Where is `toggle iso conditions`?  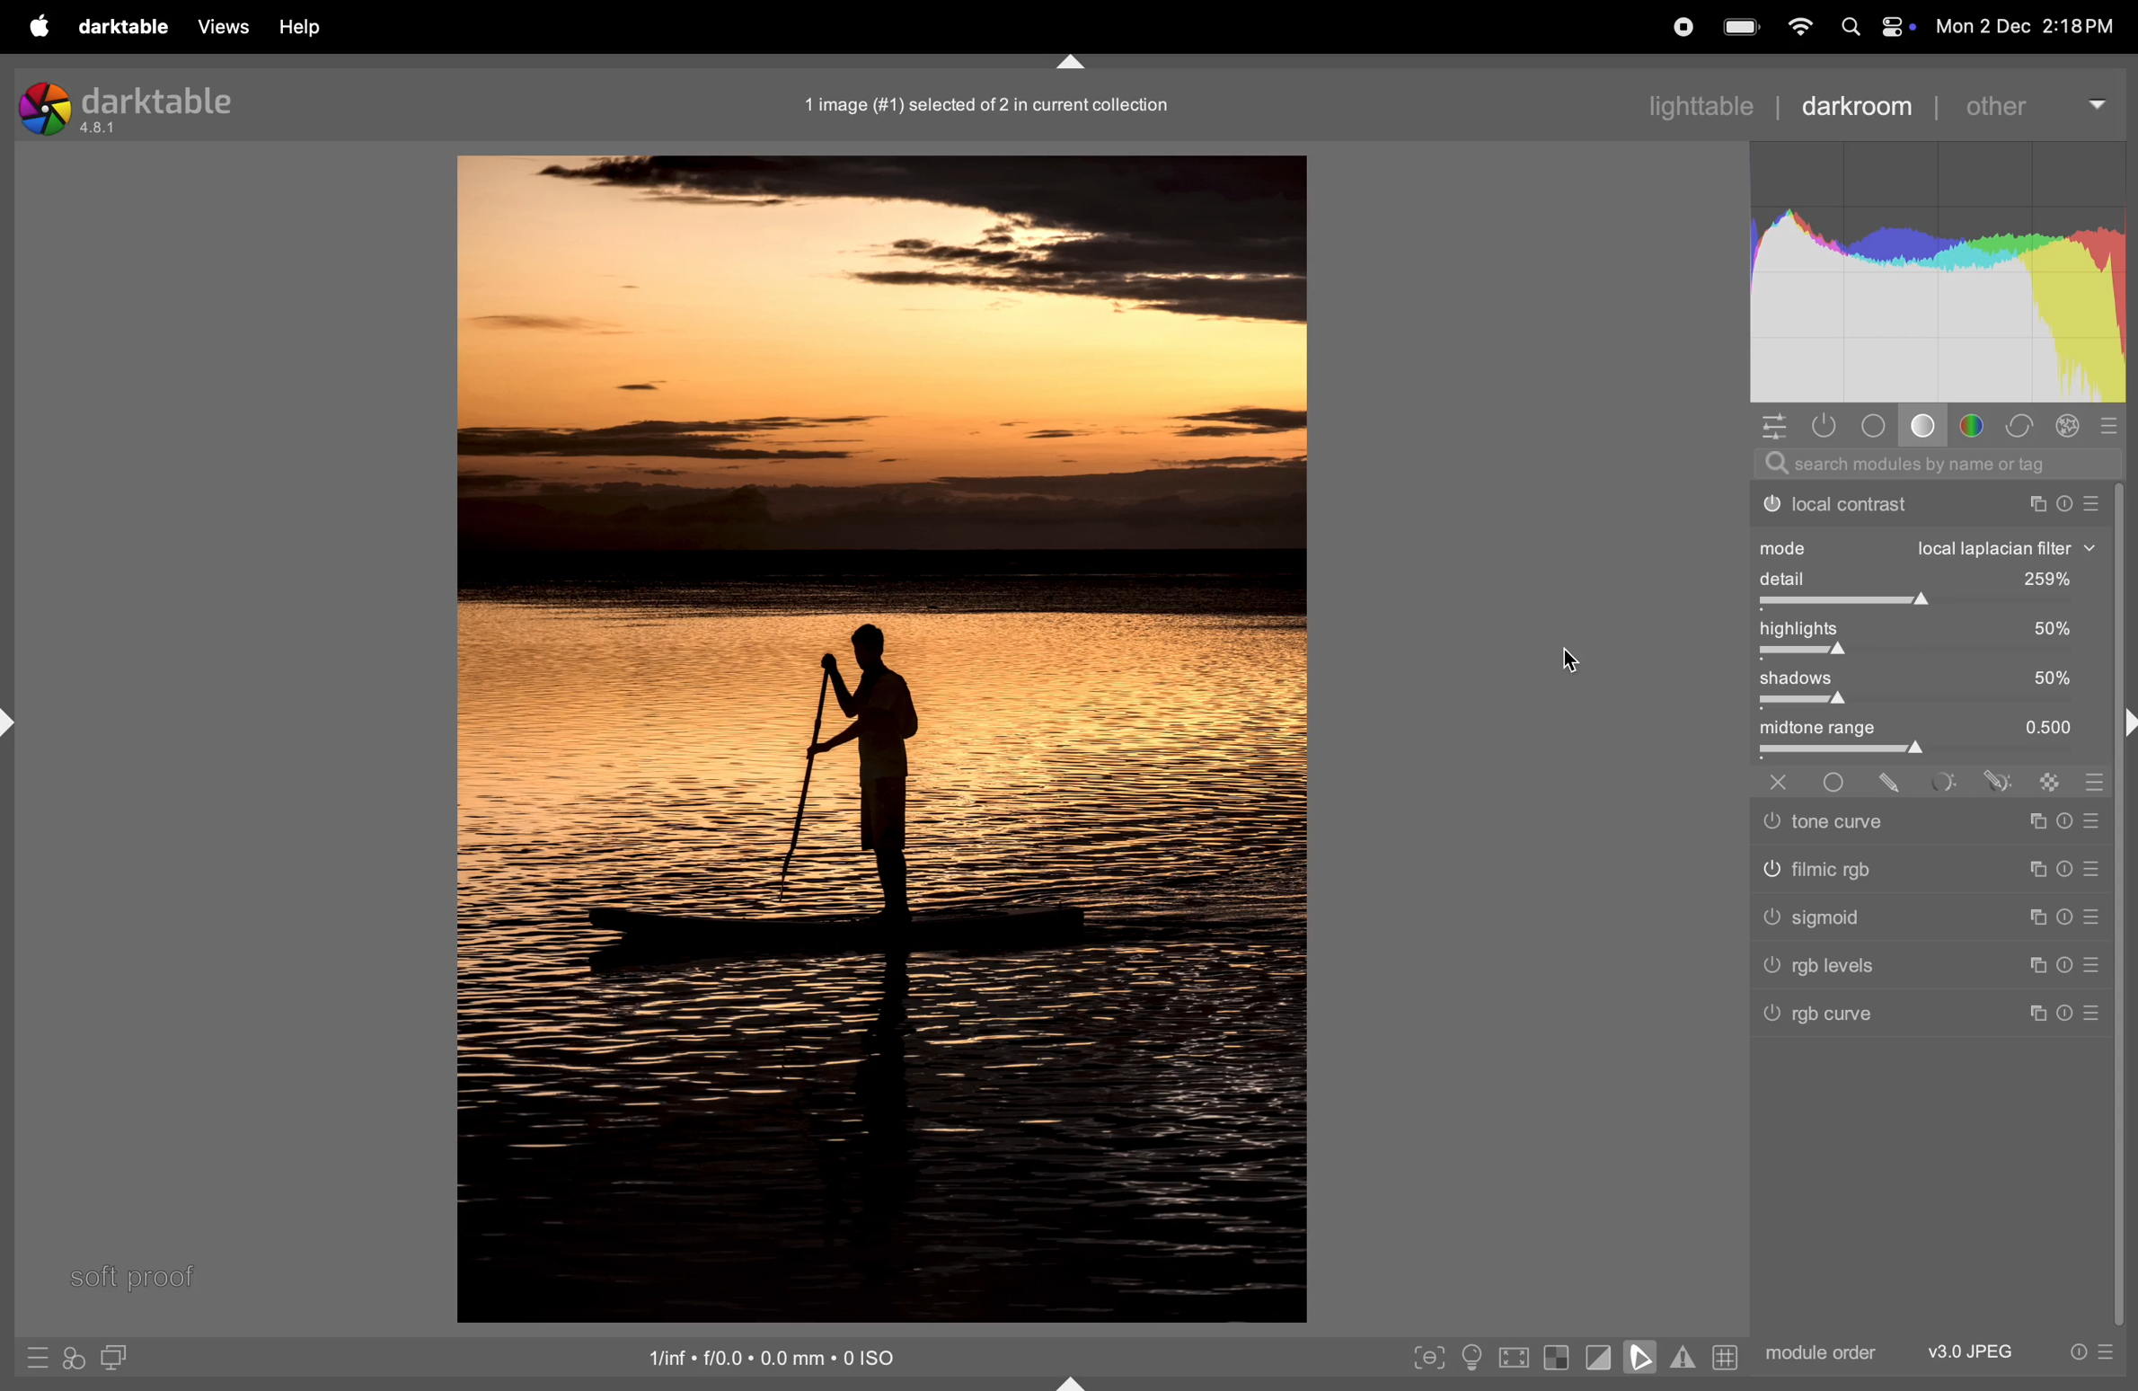 toggle iso conditions is located at coordinates (1471, 1357).